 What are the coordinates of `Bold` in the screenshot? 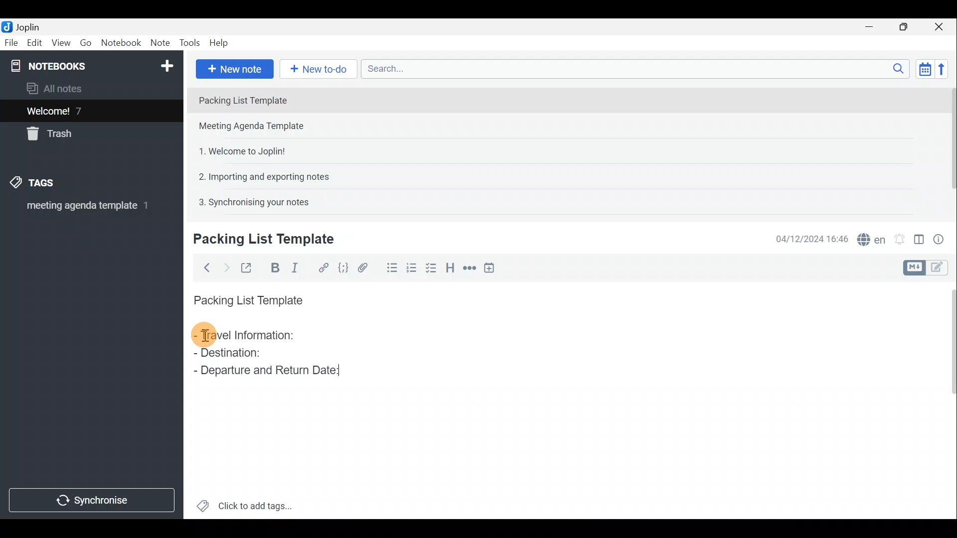 It's located at (274, 267).